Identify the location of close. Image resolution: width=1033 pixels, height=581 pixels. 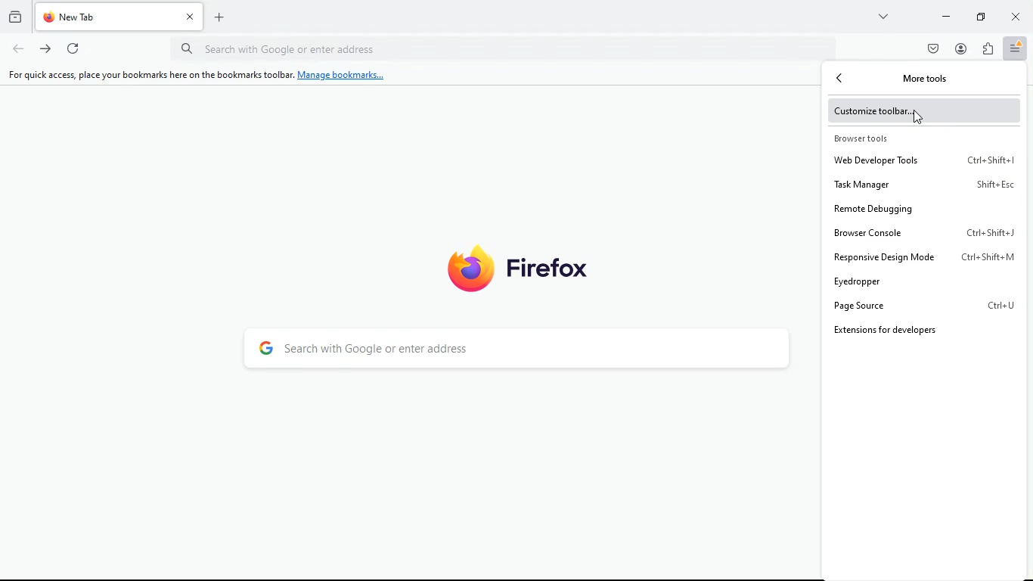
(1017, 19).